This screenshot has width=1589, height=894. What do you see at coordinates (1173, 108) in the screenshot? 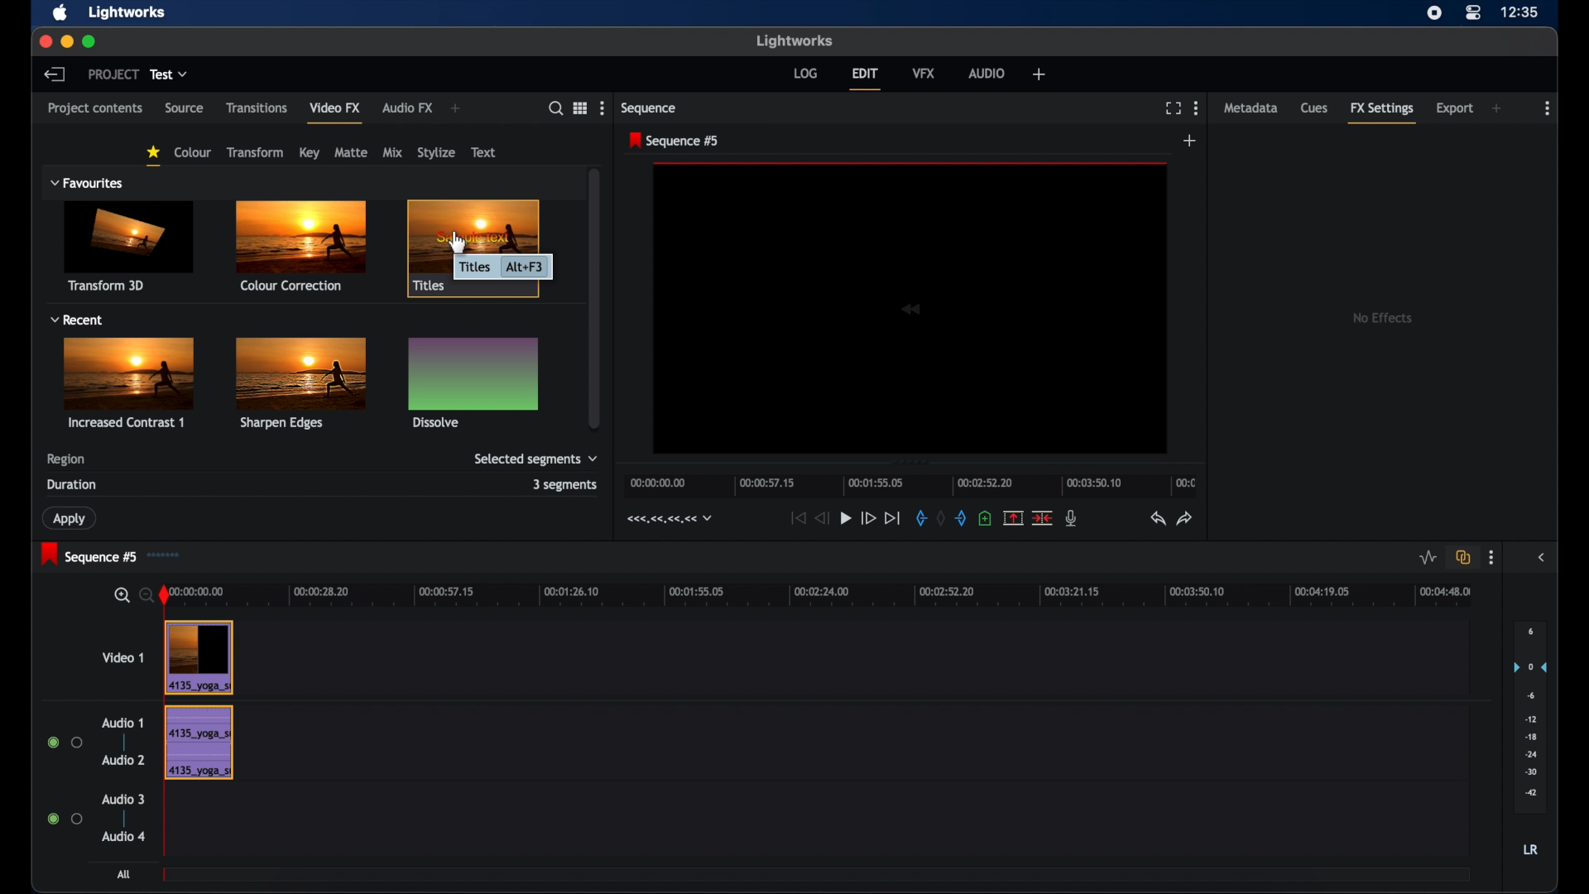
I see `full screen` at bounding box center [1173, 108].